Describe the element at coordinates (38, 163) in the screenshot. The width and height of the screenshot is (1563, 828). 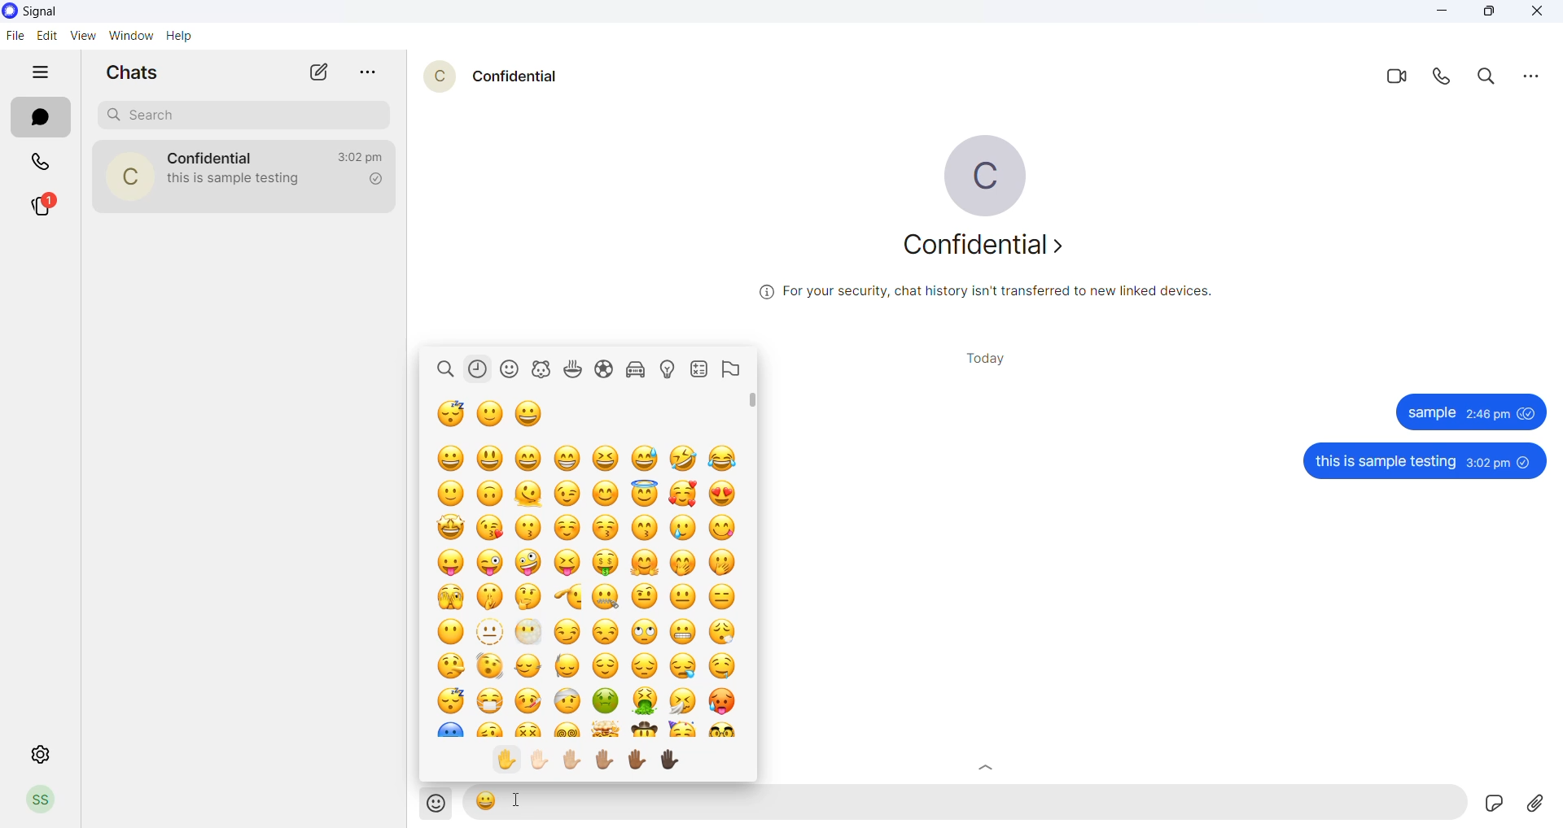
I see `calls` at that location.